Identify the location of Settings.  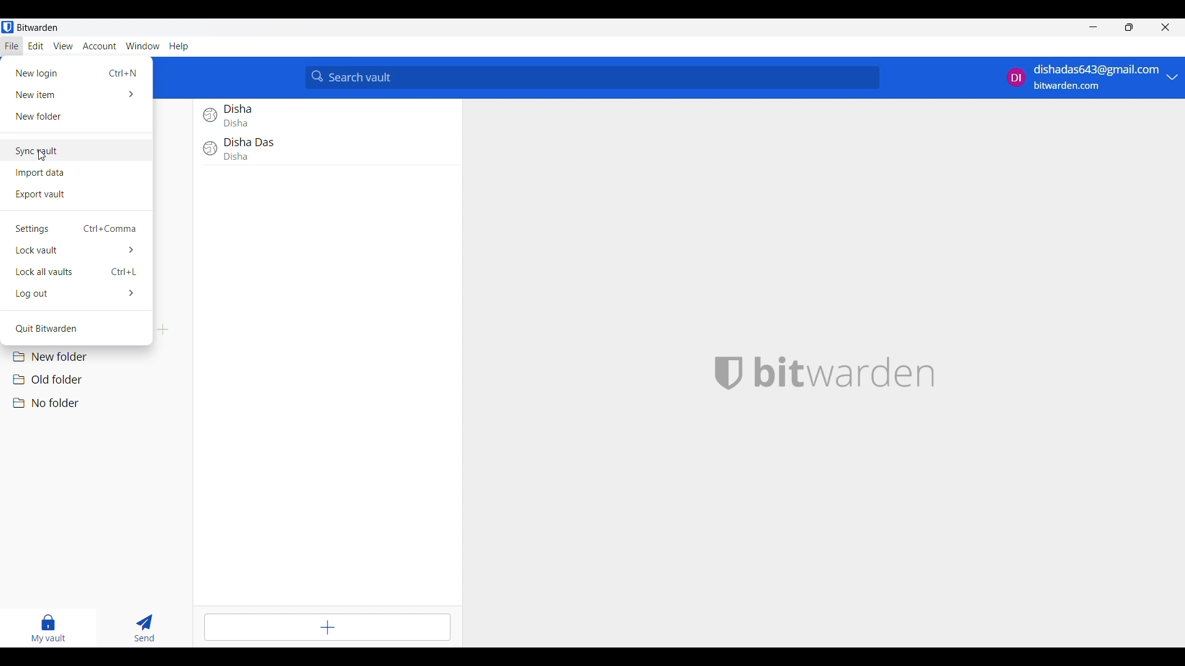
(78, 229).